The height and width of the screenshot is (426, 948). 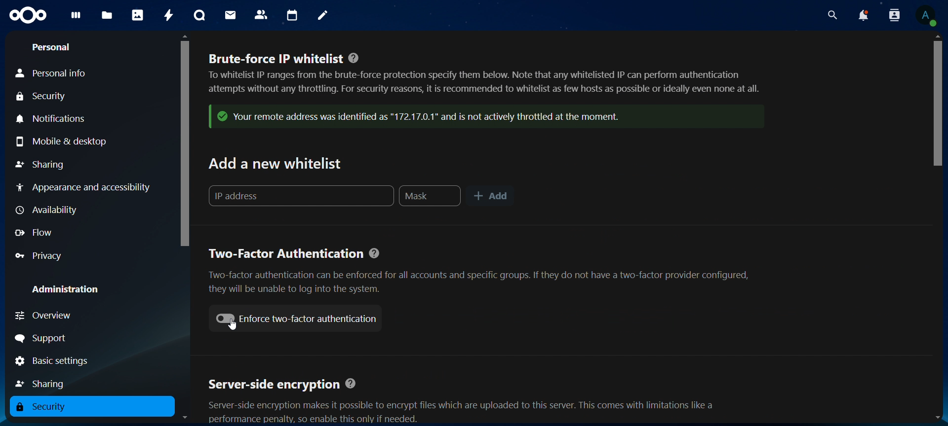 I want to click on icon, so click(x=28, y=15).